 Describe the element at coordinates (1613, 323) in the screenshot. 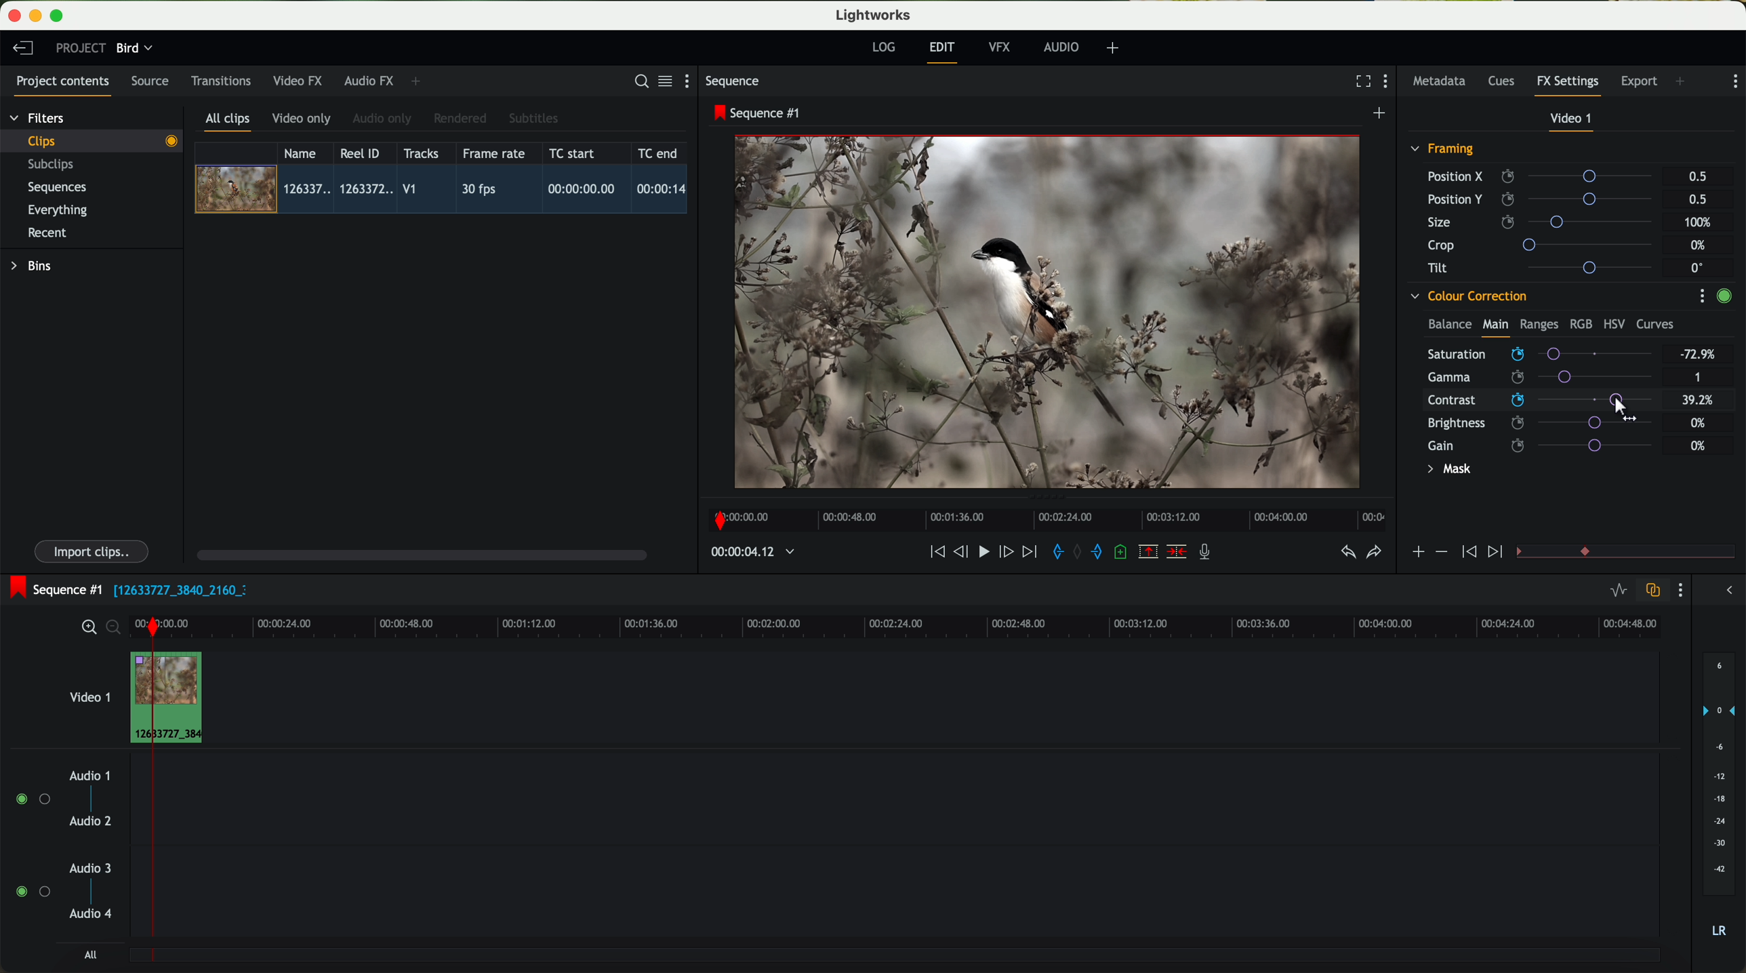

I see `HSV` at that location.